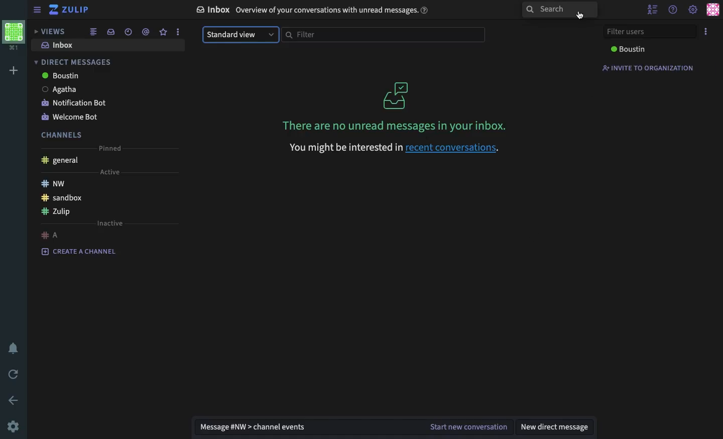 The image size is (723, 439). What do you see at coordinates (693, 10) in the screenshot?
I see `settings` at bounding box center [693, 10].